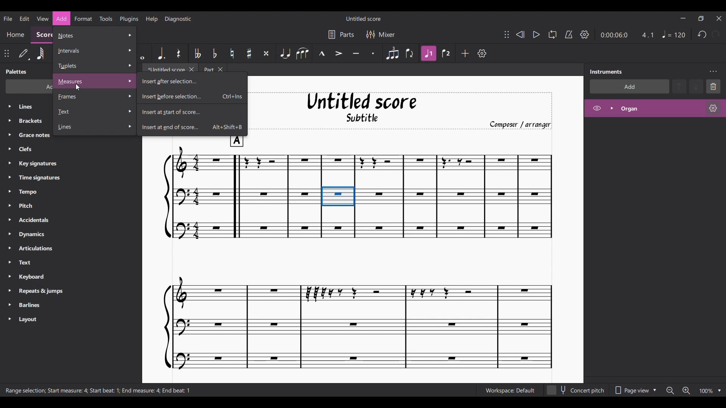  I want to click on Home section, so click(15, 34).